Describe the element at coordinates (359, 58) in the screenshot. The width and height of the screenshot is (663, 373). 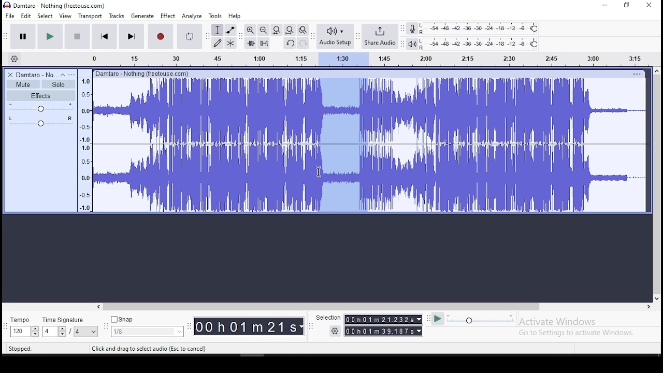
I see `Audio bar` at that location.